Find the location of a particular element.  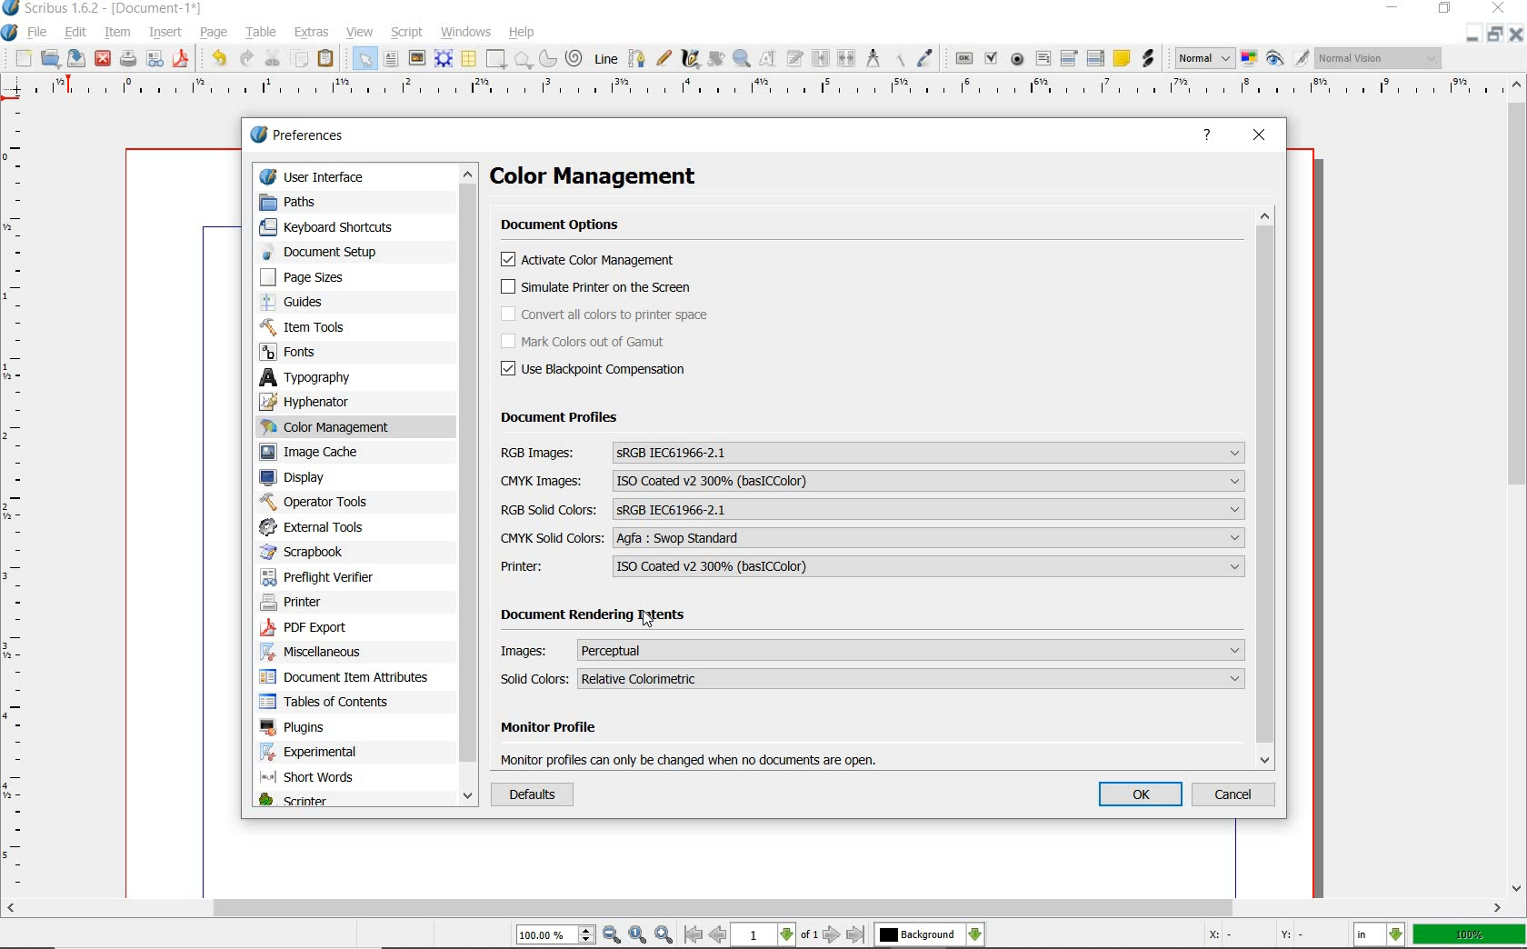

shape is located at coordinates (497, 59).